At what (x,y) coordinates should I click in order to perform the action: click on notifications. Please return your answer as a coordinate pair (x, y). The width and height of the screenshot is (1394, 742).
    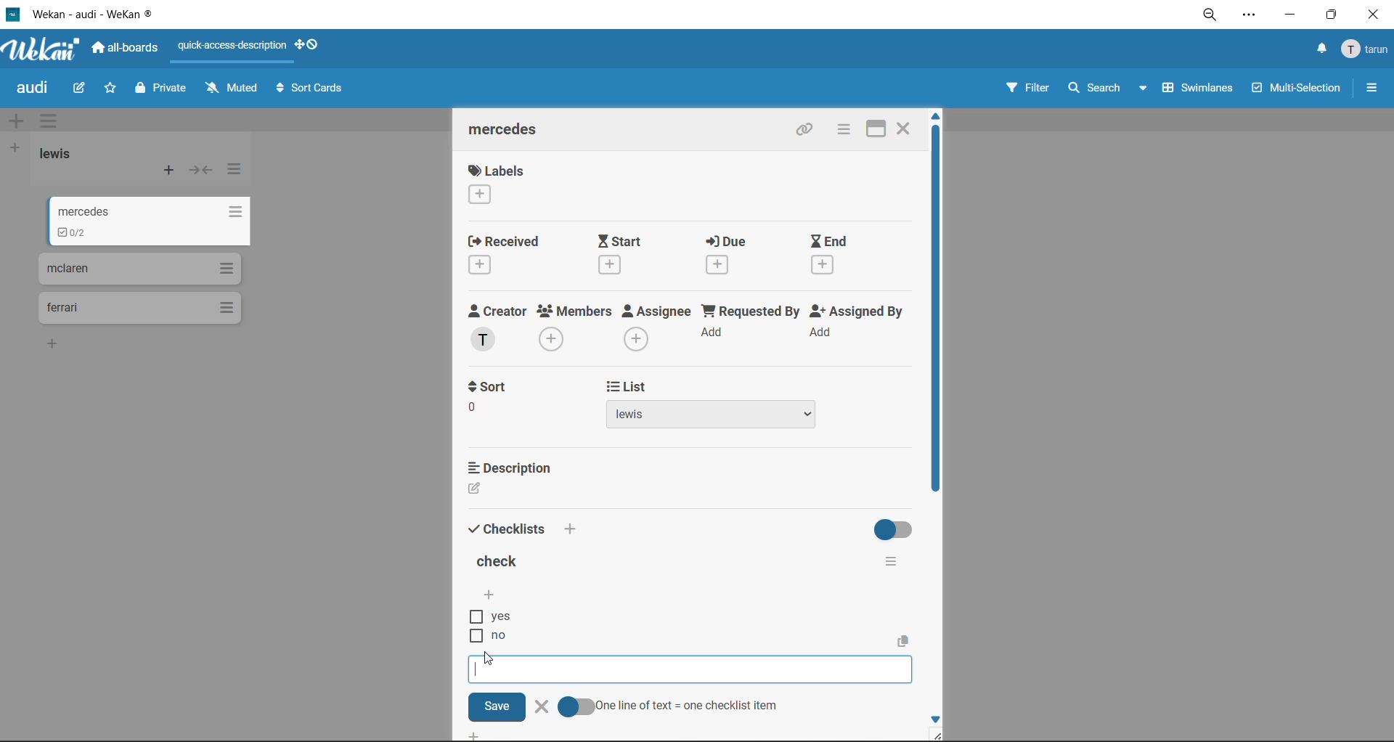
    Looking at the image, I should click on (1319, 50).